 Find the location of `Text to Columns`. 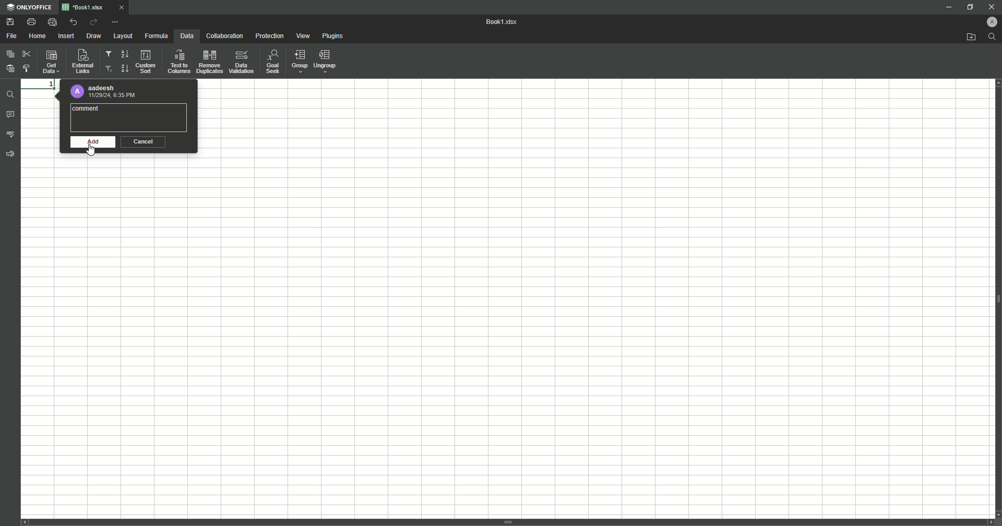

Text to Columns is located at coordinates (178, 62).